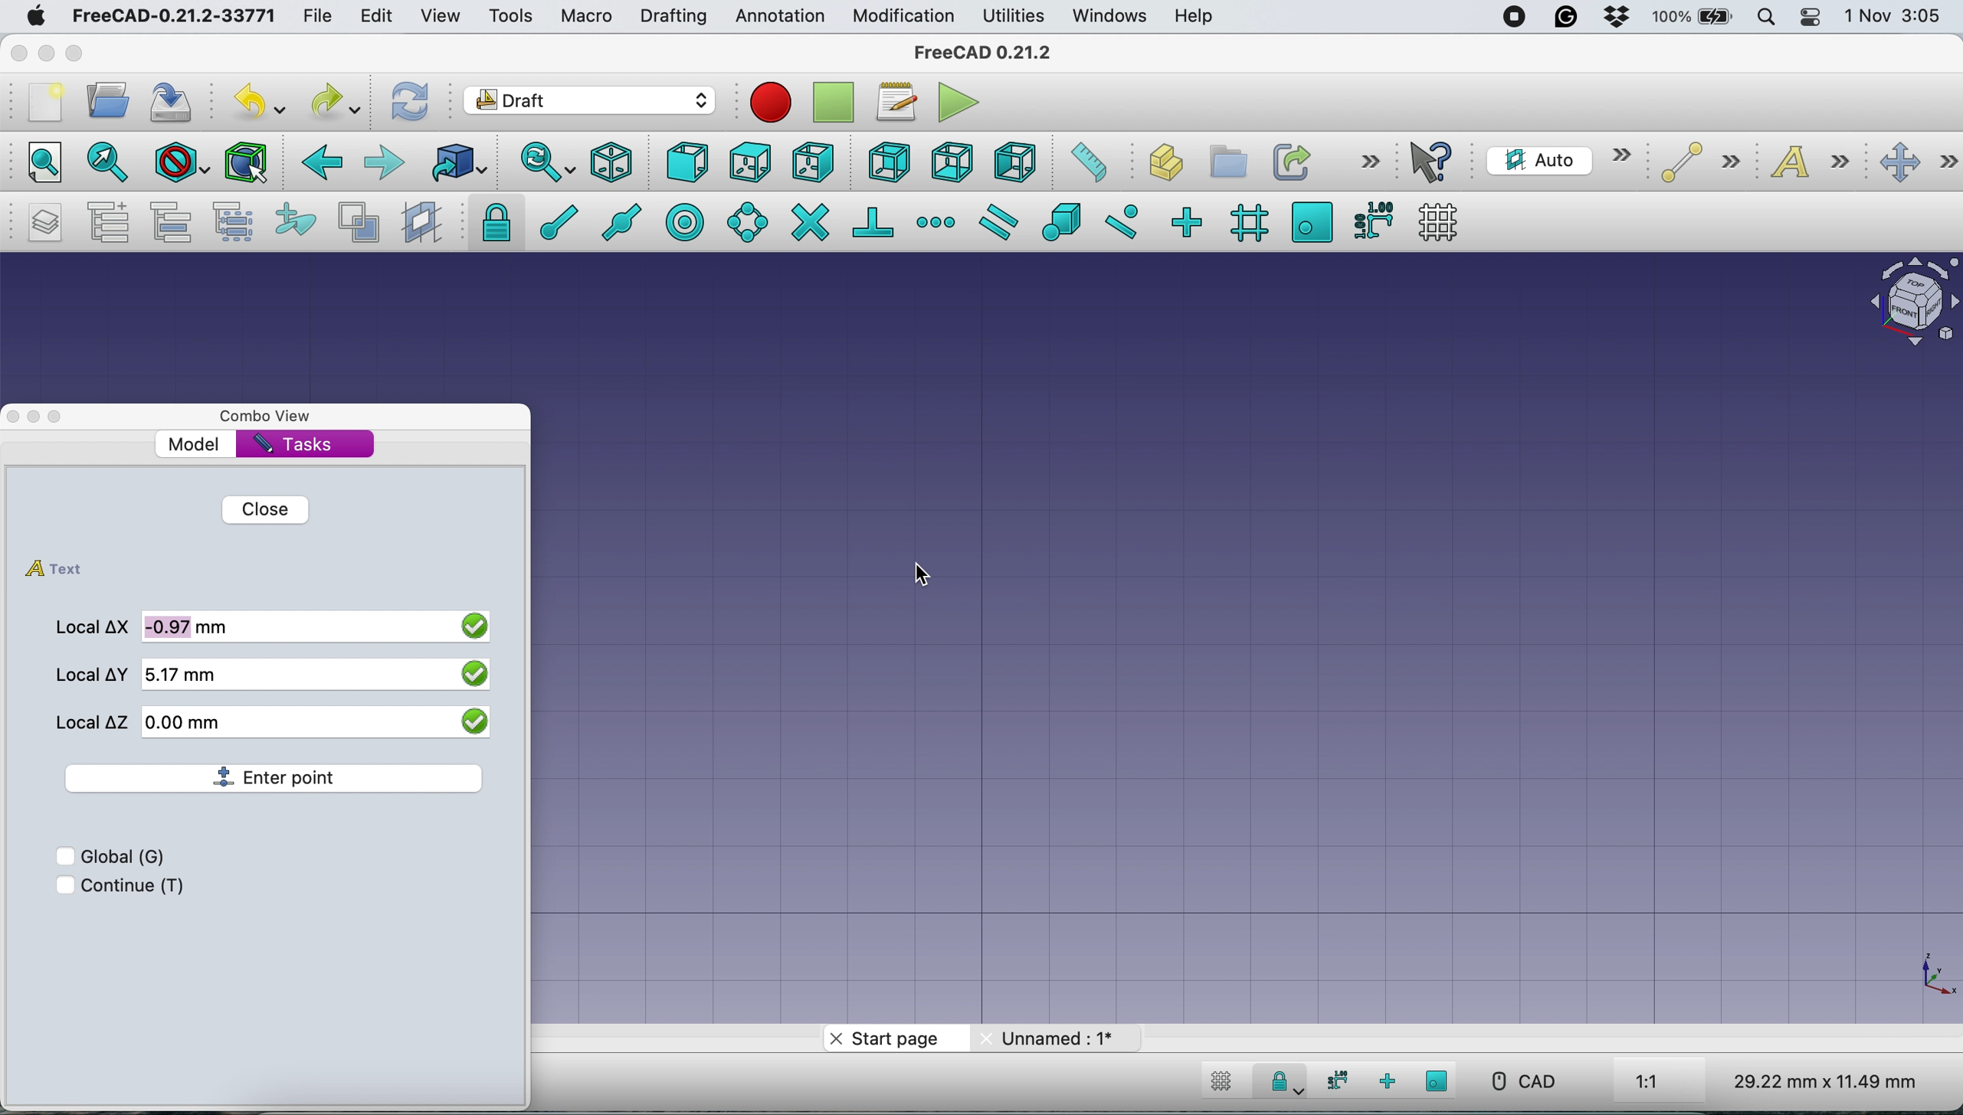 The image size is (1963, 1115). Describe the element at coordinates (1899, 15) in the screenshot. I see `date and time` at that location.